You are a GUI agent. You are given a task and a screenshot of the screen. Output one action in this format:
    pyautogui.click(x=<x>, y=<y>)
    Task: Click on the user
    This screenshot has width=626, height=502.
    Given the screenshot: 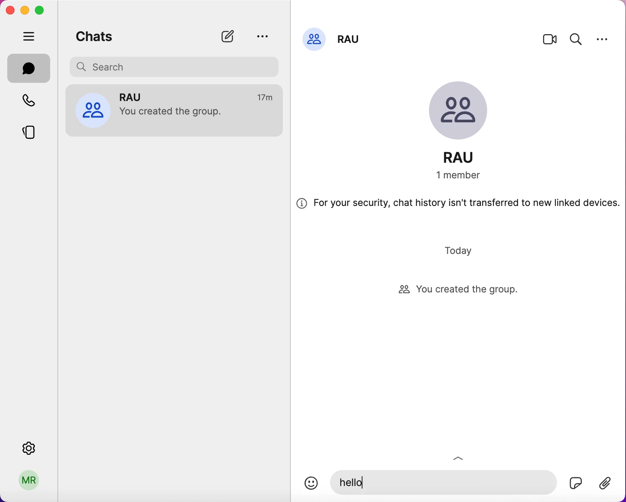 What is the action you would take?
    pyautogui.click(x=29, y=483)
    